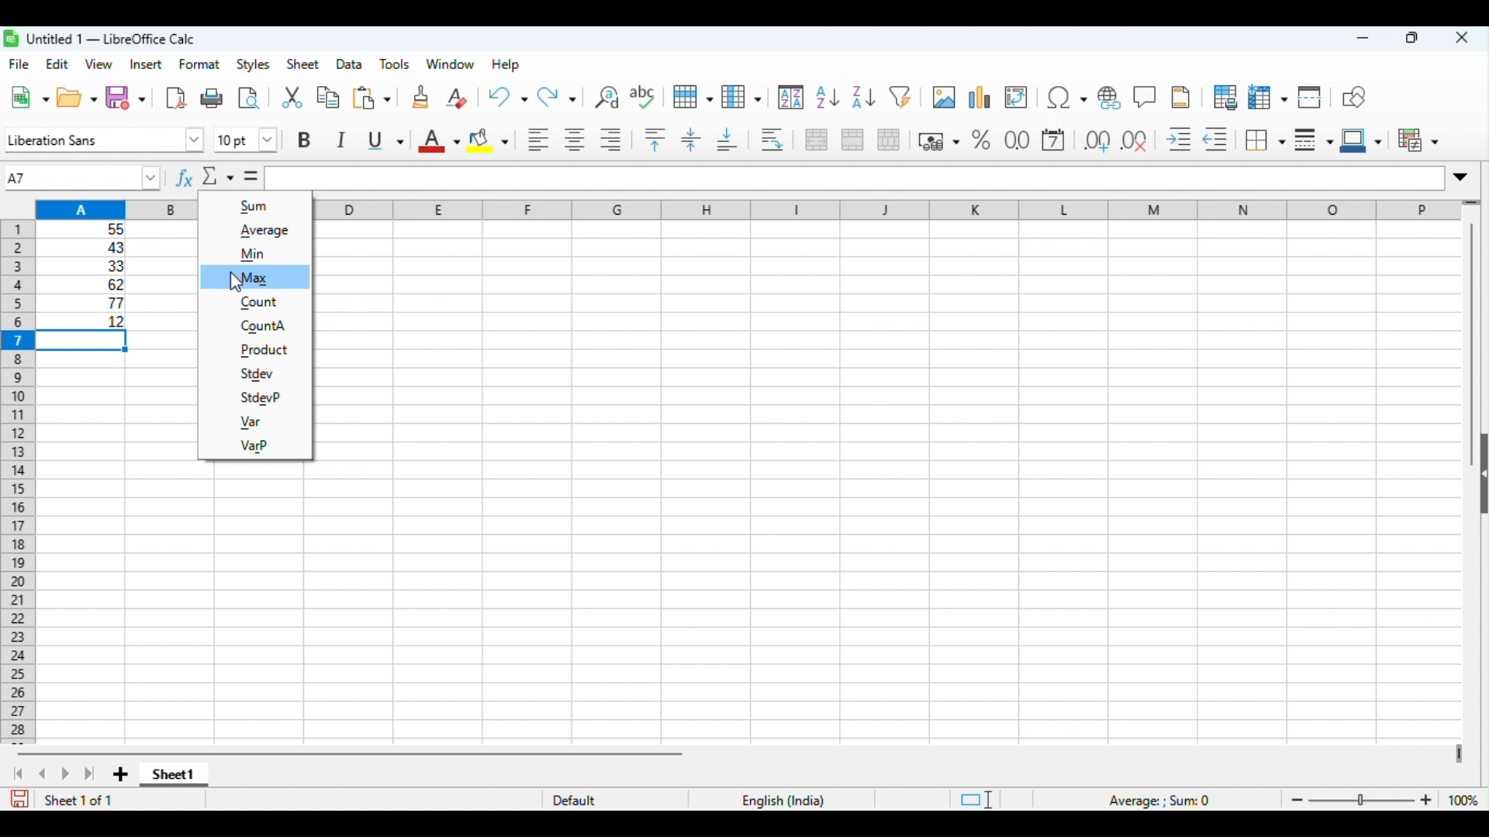 The width and height of the screenshot is (1489, 837). Describe the element at coordinates (57, 64) in the screenshot. I see `edit` at that location.